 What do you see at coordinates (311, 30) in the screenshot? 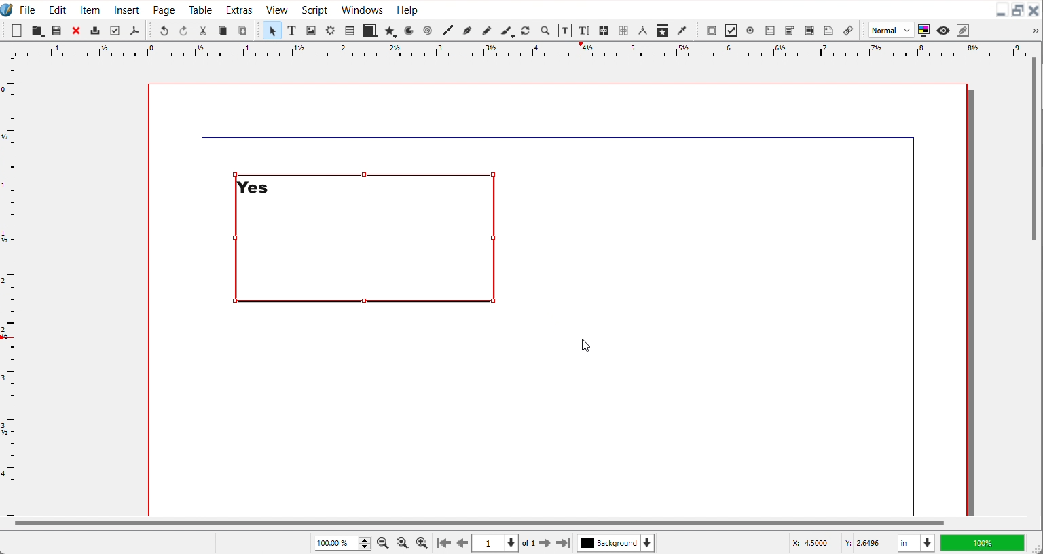
I see `Image Frame` at bounding box center [311, 30].